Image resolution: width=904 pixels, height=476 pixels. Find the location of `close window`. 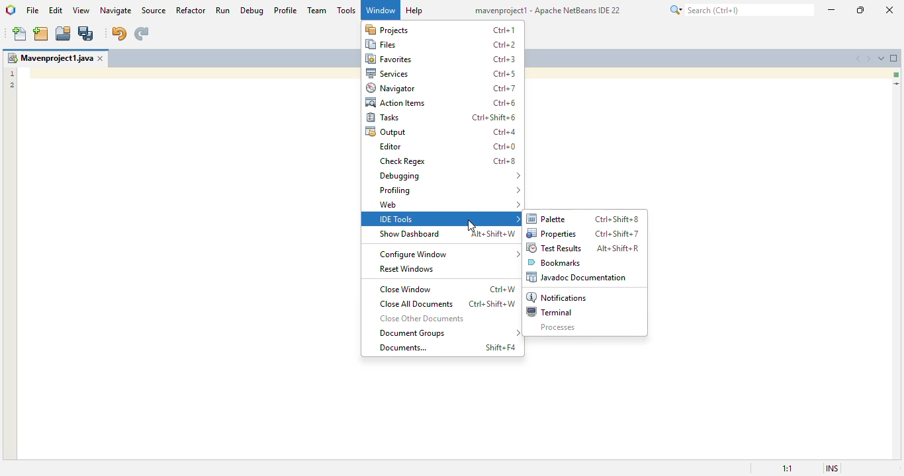

close window is located at coordinates (102, 58).